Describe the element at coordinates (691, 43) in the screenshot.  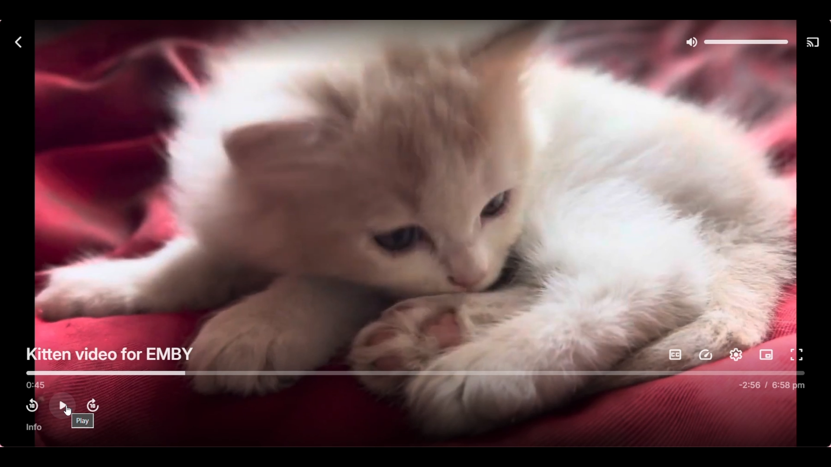
I see `Mute` at that location.